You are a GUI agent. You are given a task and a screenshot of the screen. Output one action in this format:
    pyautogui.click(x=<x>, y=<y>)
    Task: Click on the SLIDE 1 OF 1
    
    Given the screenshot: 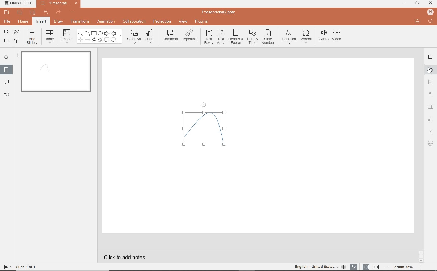 What is the action you would take?
    pyautogui.click(x=21, y=267)
    